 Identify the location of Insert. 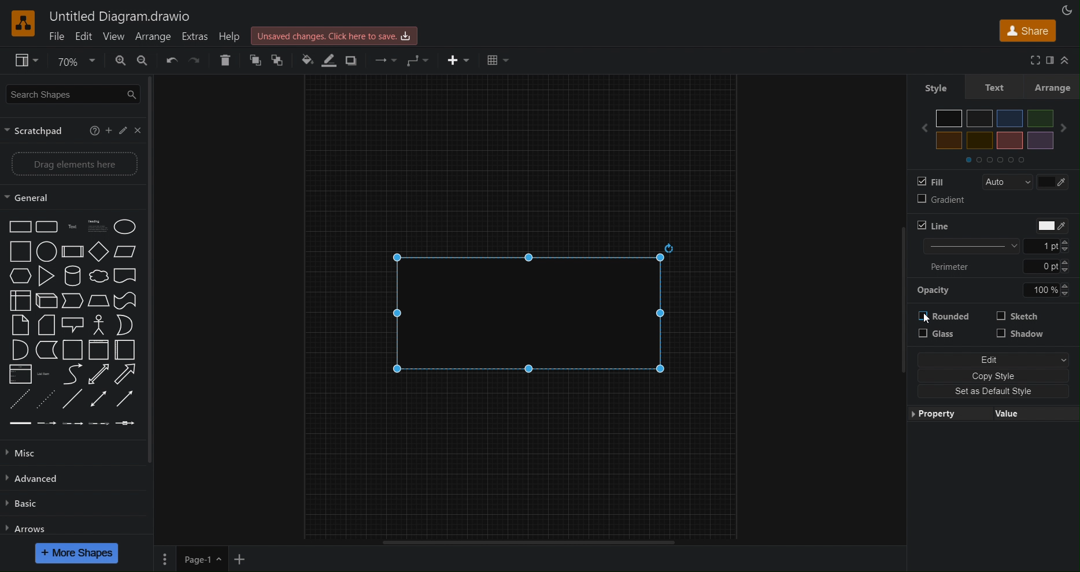
(454, 58).